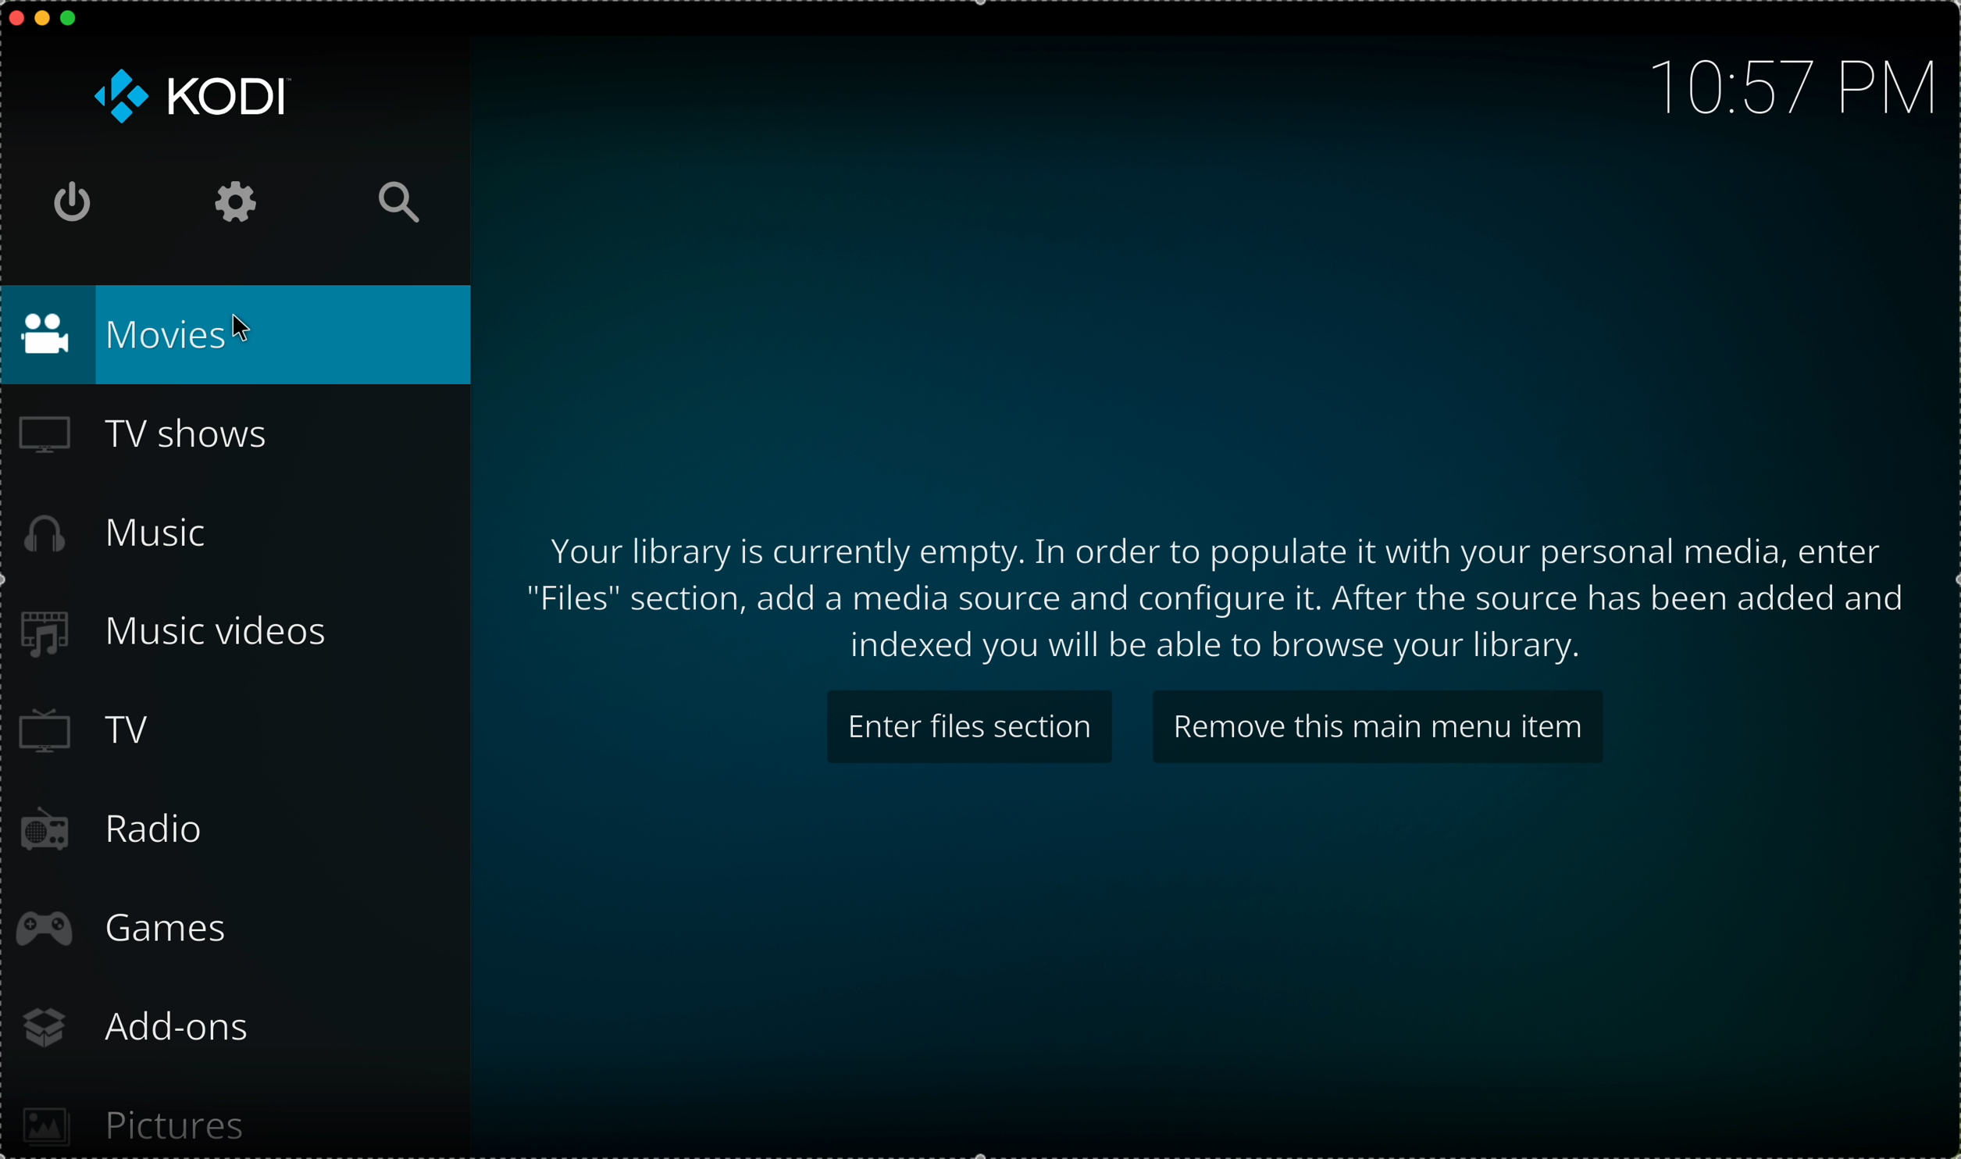 This screenshot has width=1961, height=1159. I want to click on search, so click(397, 203).